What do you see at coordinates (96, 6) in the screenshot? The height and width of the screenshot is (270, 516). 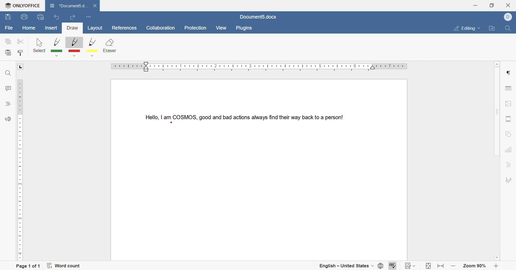 I see `close` at bounding box center [96, 6].